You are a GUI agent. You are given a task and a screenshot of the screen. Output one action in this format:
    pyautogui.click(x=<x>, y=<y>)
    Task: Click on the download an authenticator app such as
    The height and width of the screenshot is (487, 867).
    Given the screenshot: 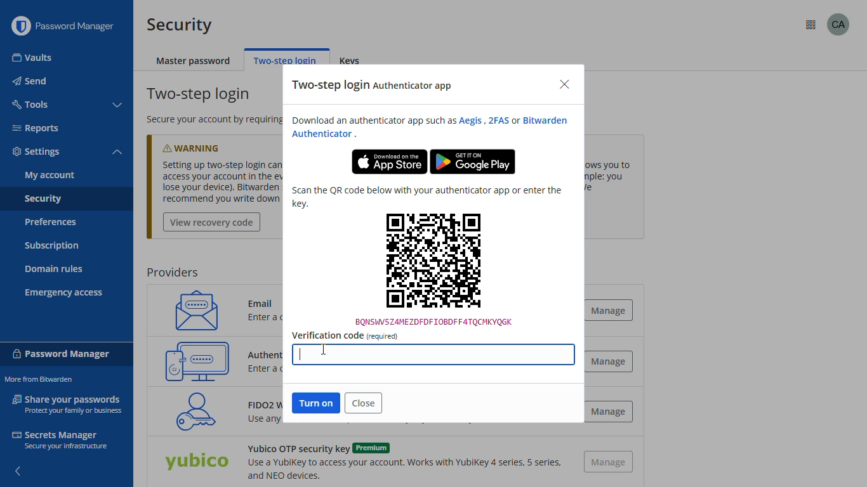 What is the action you would take?
    pyautogui.click(x=371, y=120)
    